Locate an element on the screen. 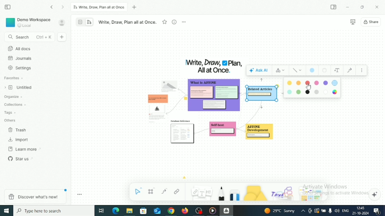 The height and width of the screenshot is (216, 385). Yellow is located at coordinates (299, 83).